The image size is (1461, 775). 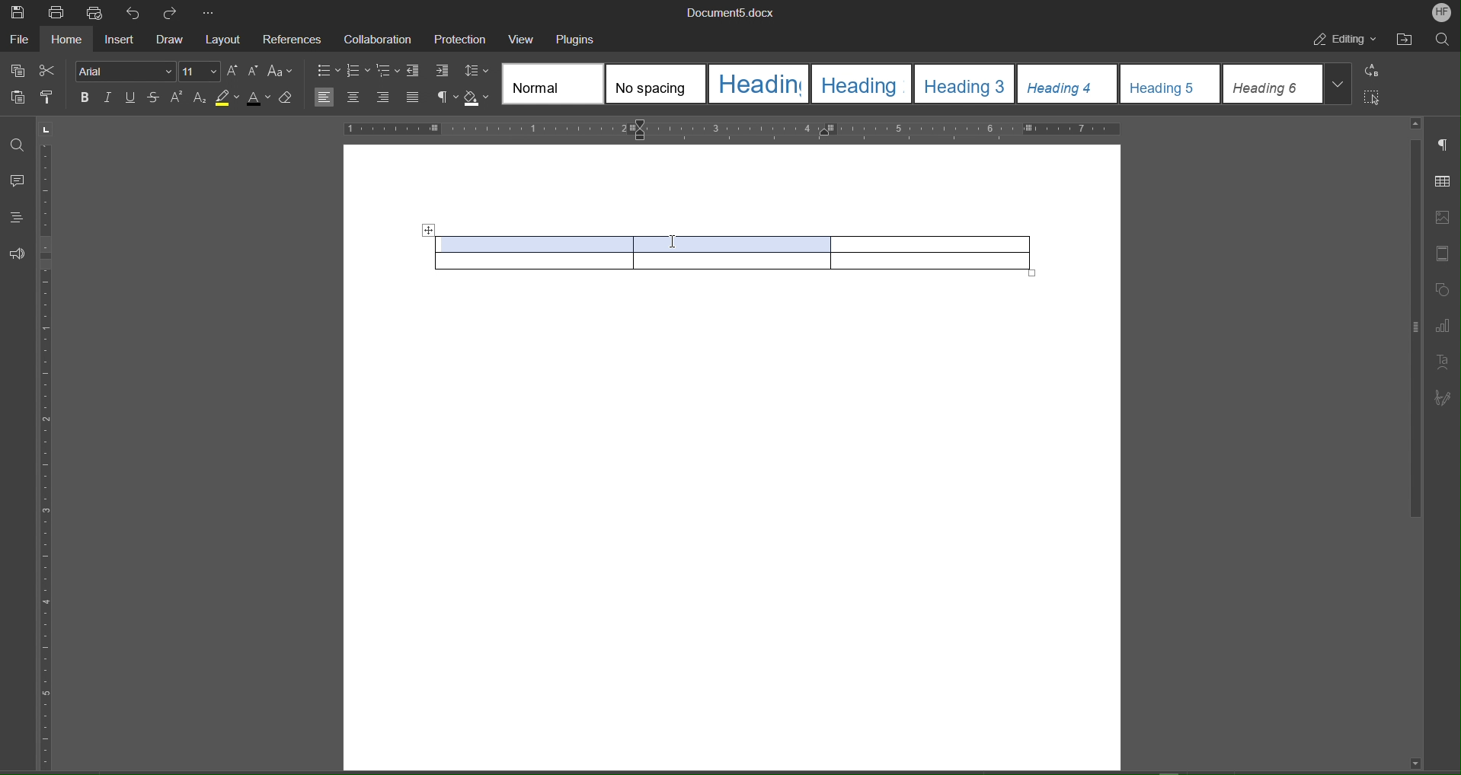 I want to click on Decrease Size, so click(x=253, y=72).